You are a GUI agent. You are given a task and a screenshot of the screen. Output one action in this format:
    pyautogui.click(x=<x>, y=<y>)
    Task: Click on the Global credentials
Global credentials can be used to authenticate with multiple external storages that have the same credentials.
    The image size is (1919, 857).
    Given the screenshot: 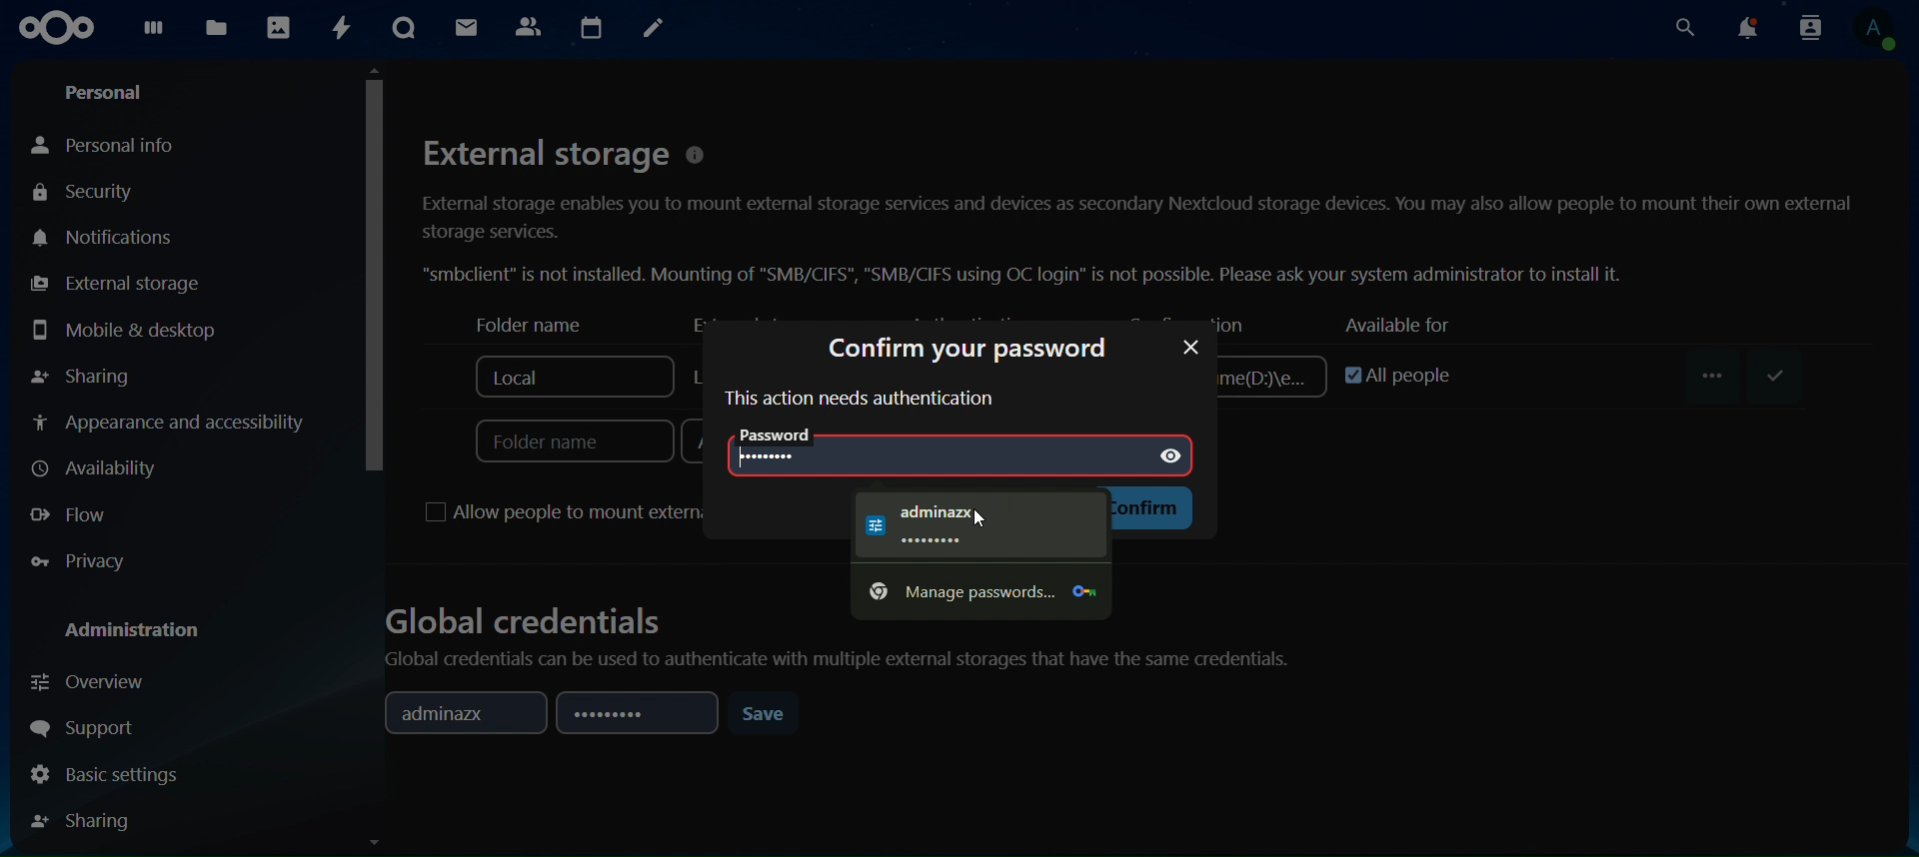 What is the action you would take?
    pyautogui.click(x=843, y=646)
    